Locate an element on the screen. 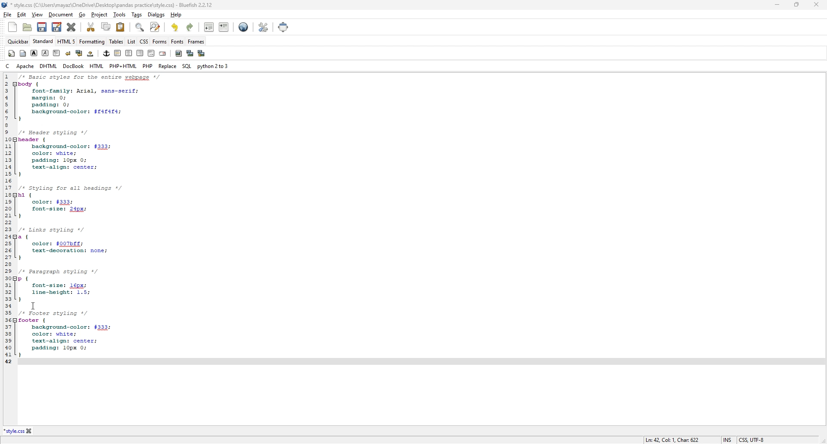  edit preference is located at coordinates (264, 28).